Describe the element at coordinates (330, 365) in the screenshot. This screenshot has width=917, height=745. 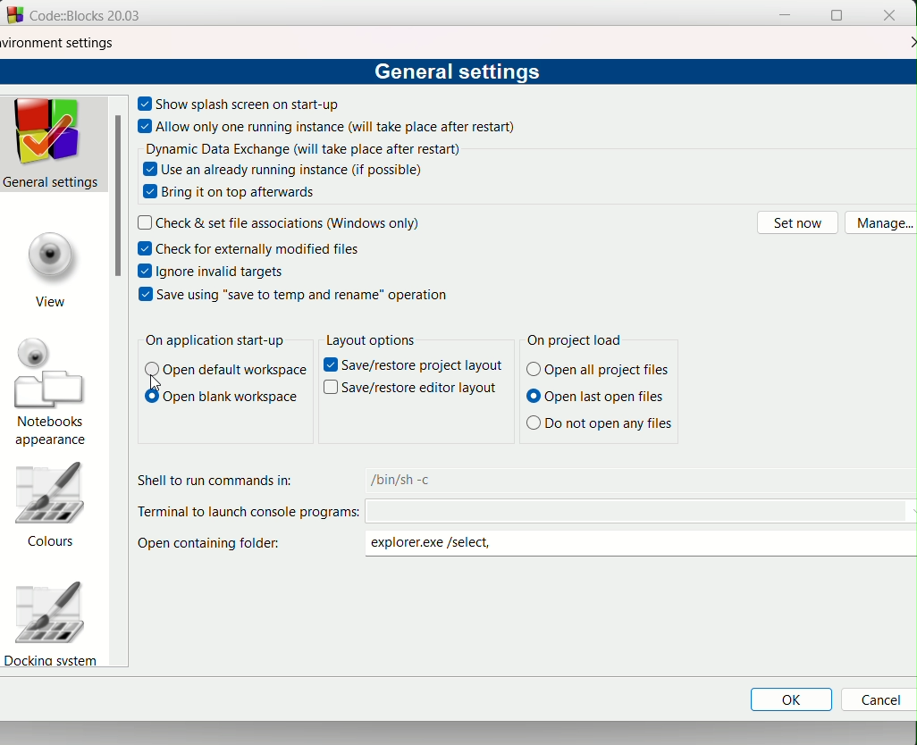
I see `text` at that location.